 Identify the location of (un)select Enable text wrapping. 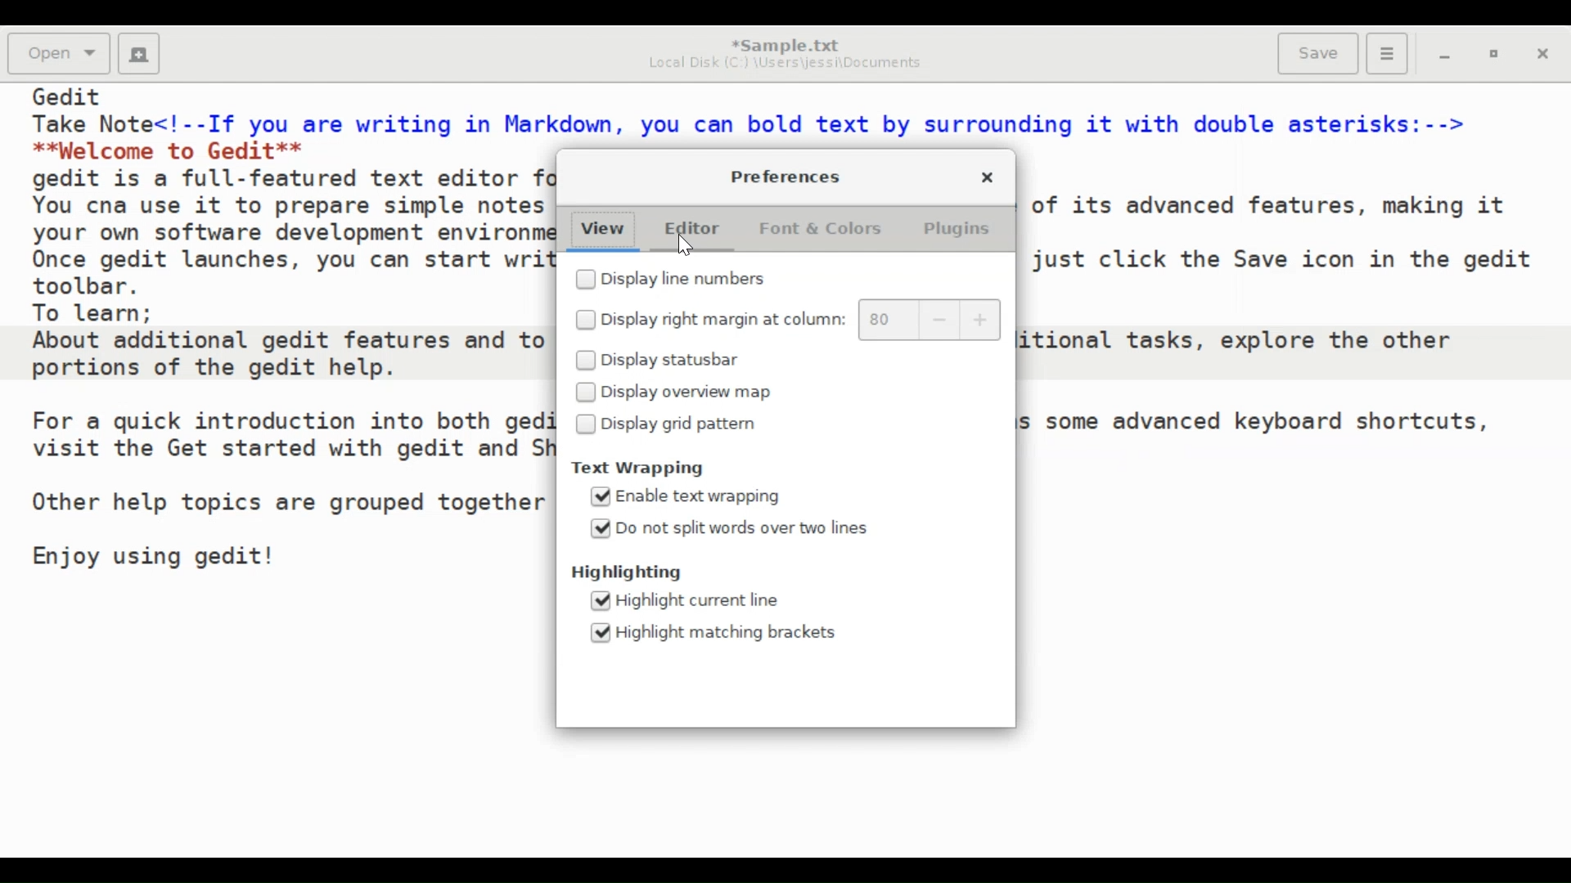
(688, 497).